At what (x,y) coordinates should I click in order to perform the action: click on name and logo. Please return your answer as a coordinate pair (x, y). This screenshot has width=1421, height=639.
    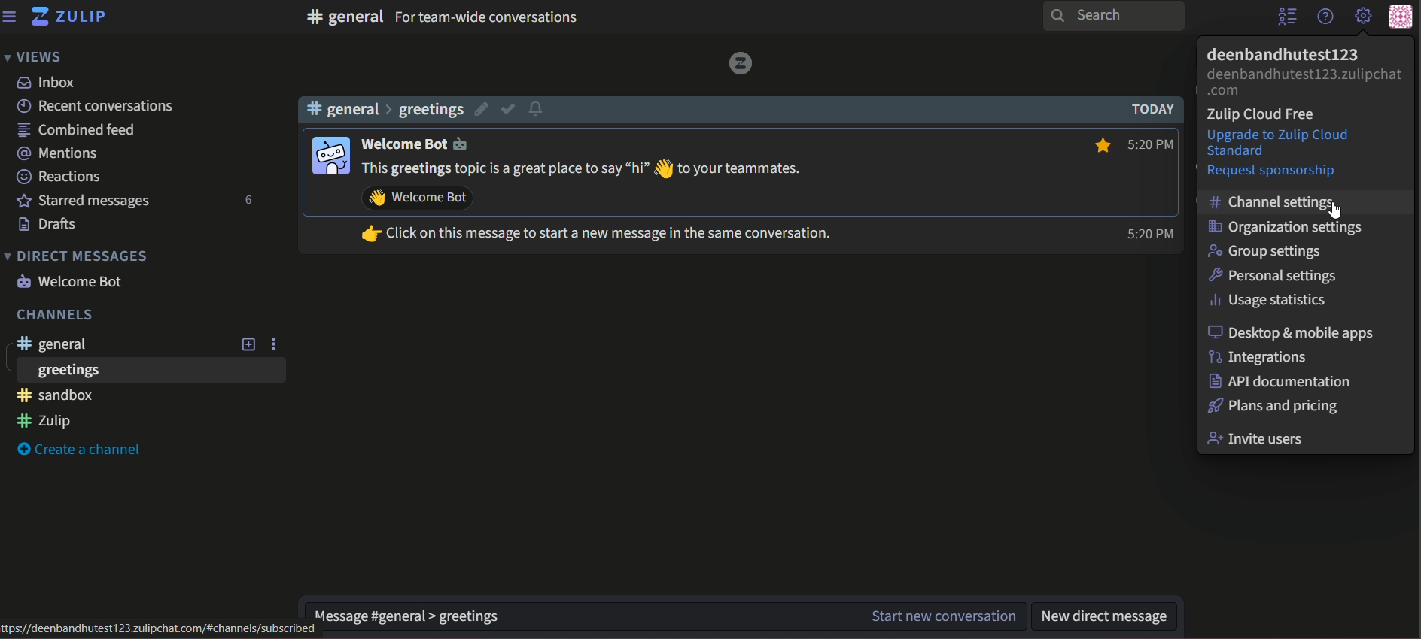
    Looking at the image, I should click on (69, 19).